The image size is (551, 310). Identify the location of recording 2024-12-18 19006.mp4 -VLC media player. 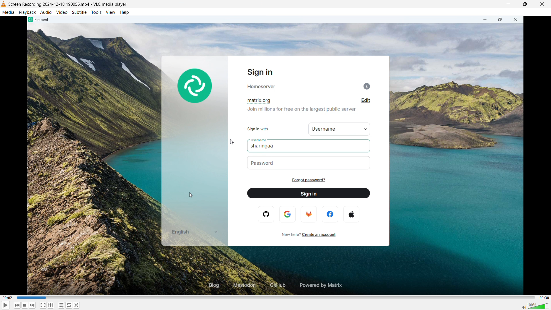
(68, 4).